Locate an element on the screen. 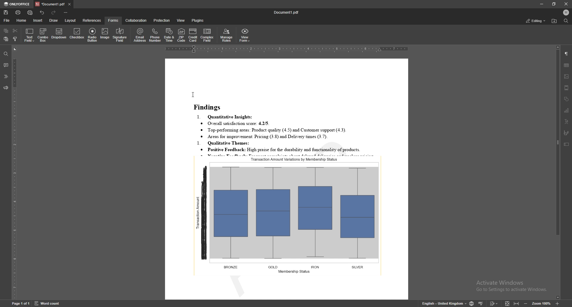 Image resolution: width=572 pixels, height=307 pixels. zoom in is located at coordinates (558, 303).